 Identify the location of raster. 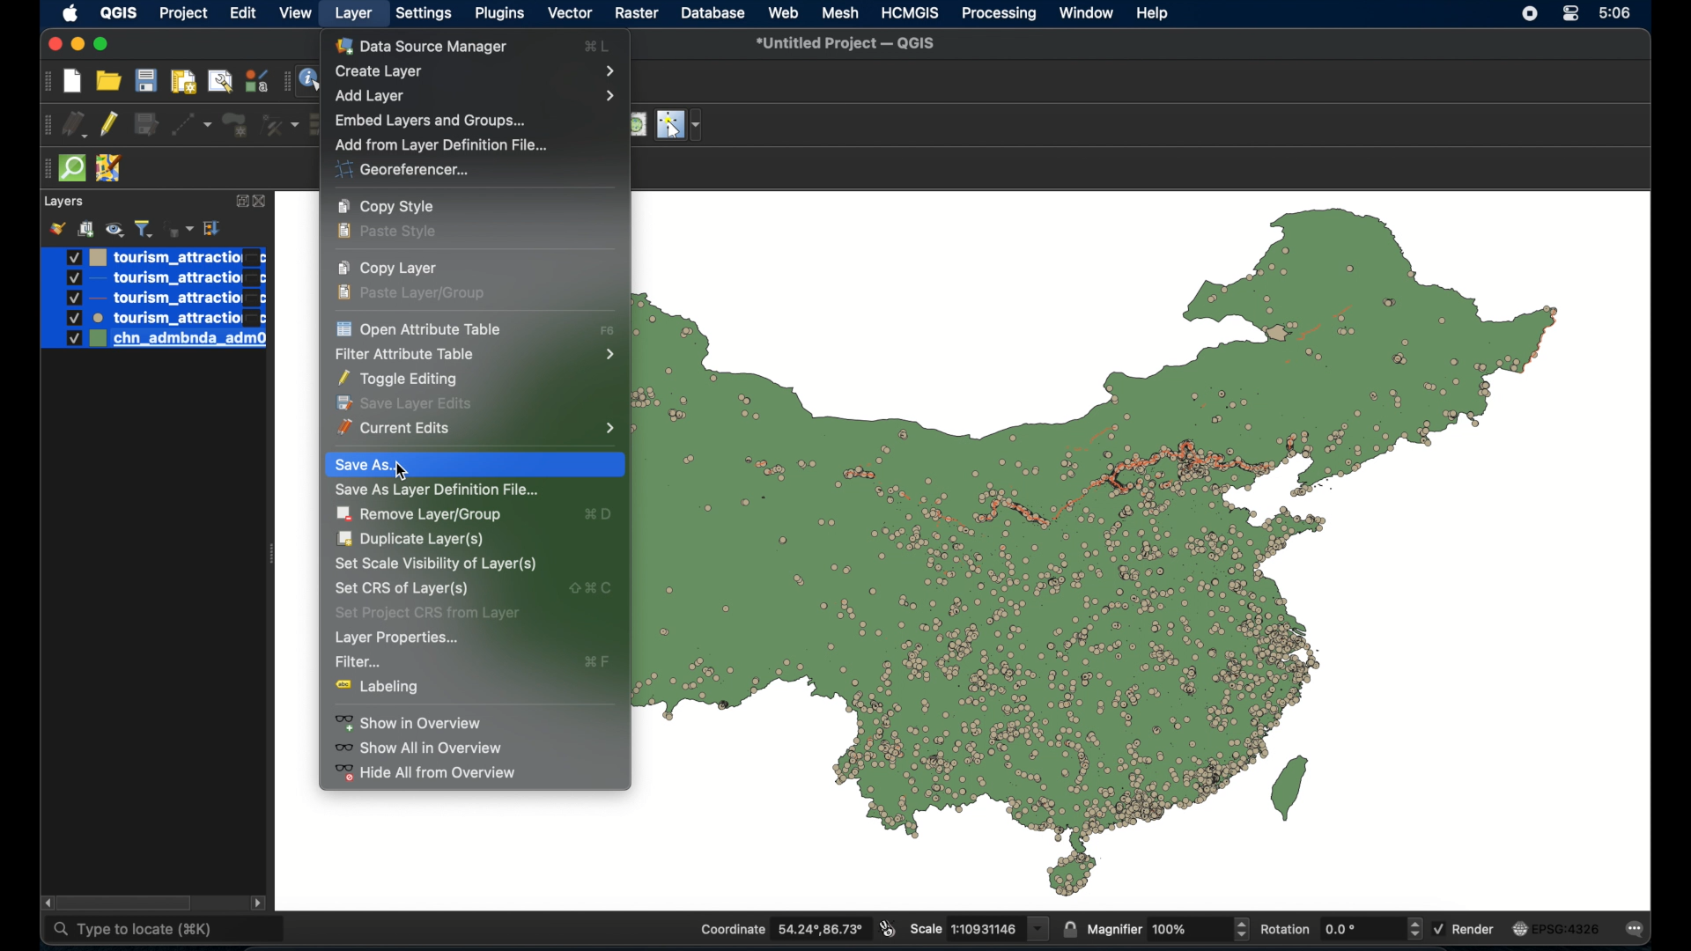
(636, 13).